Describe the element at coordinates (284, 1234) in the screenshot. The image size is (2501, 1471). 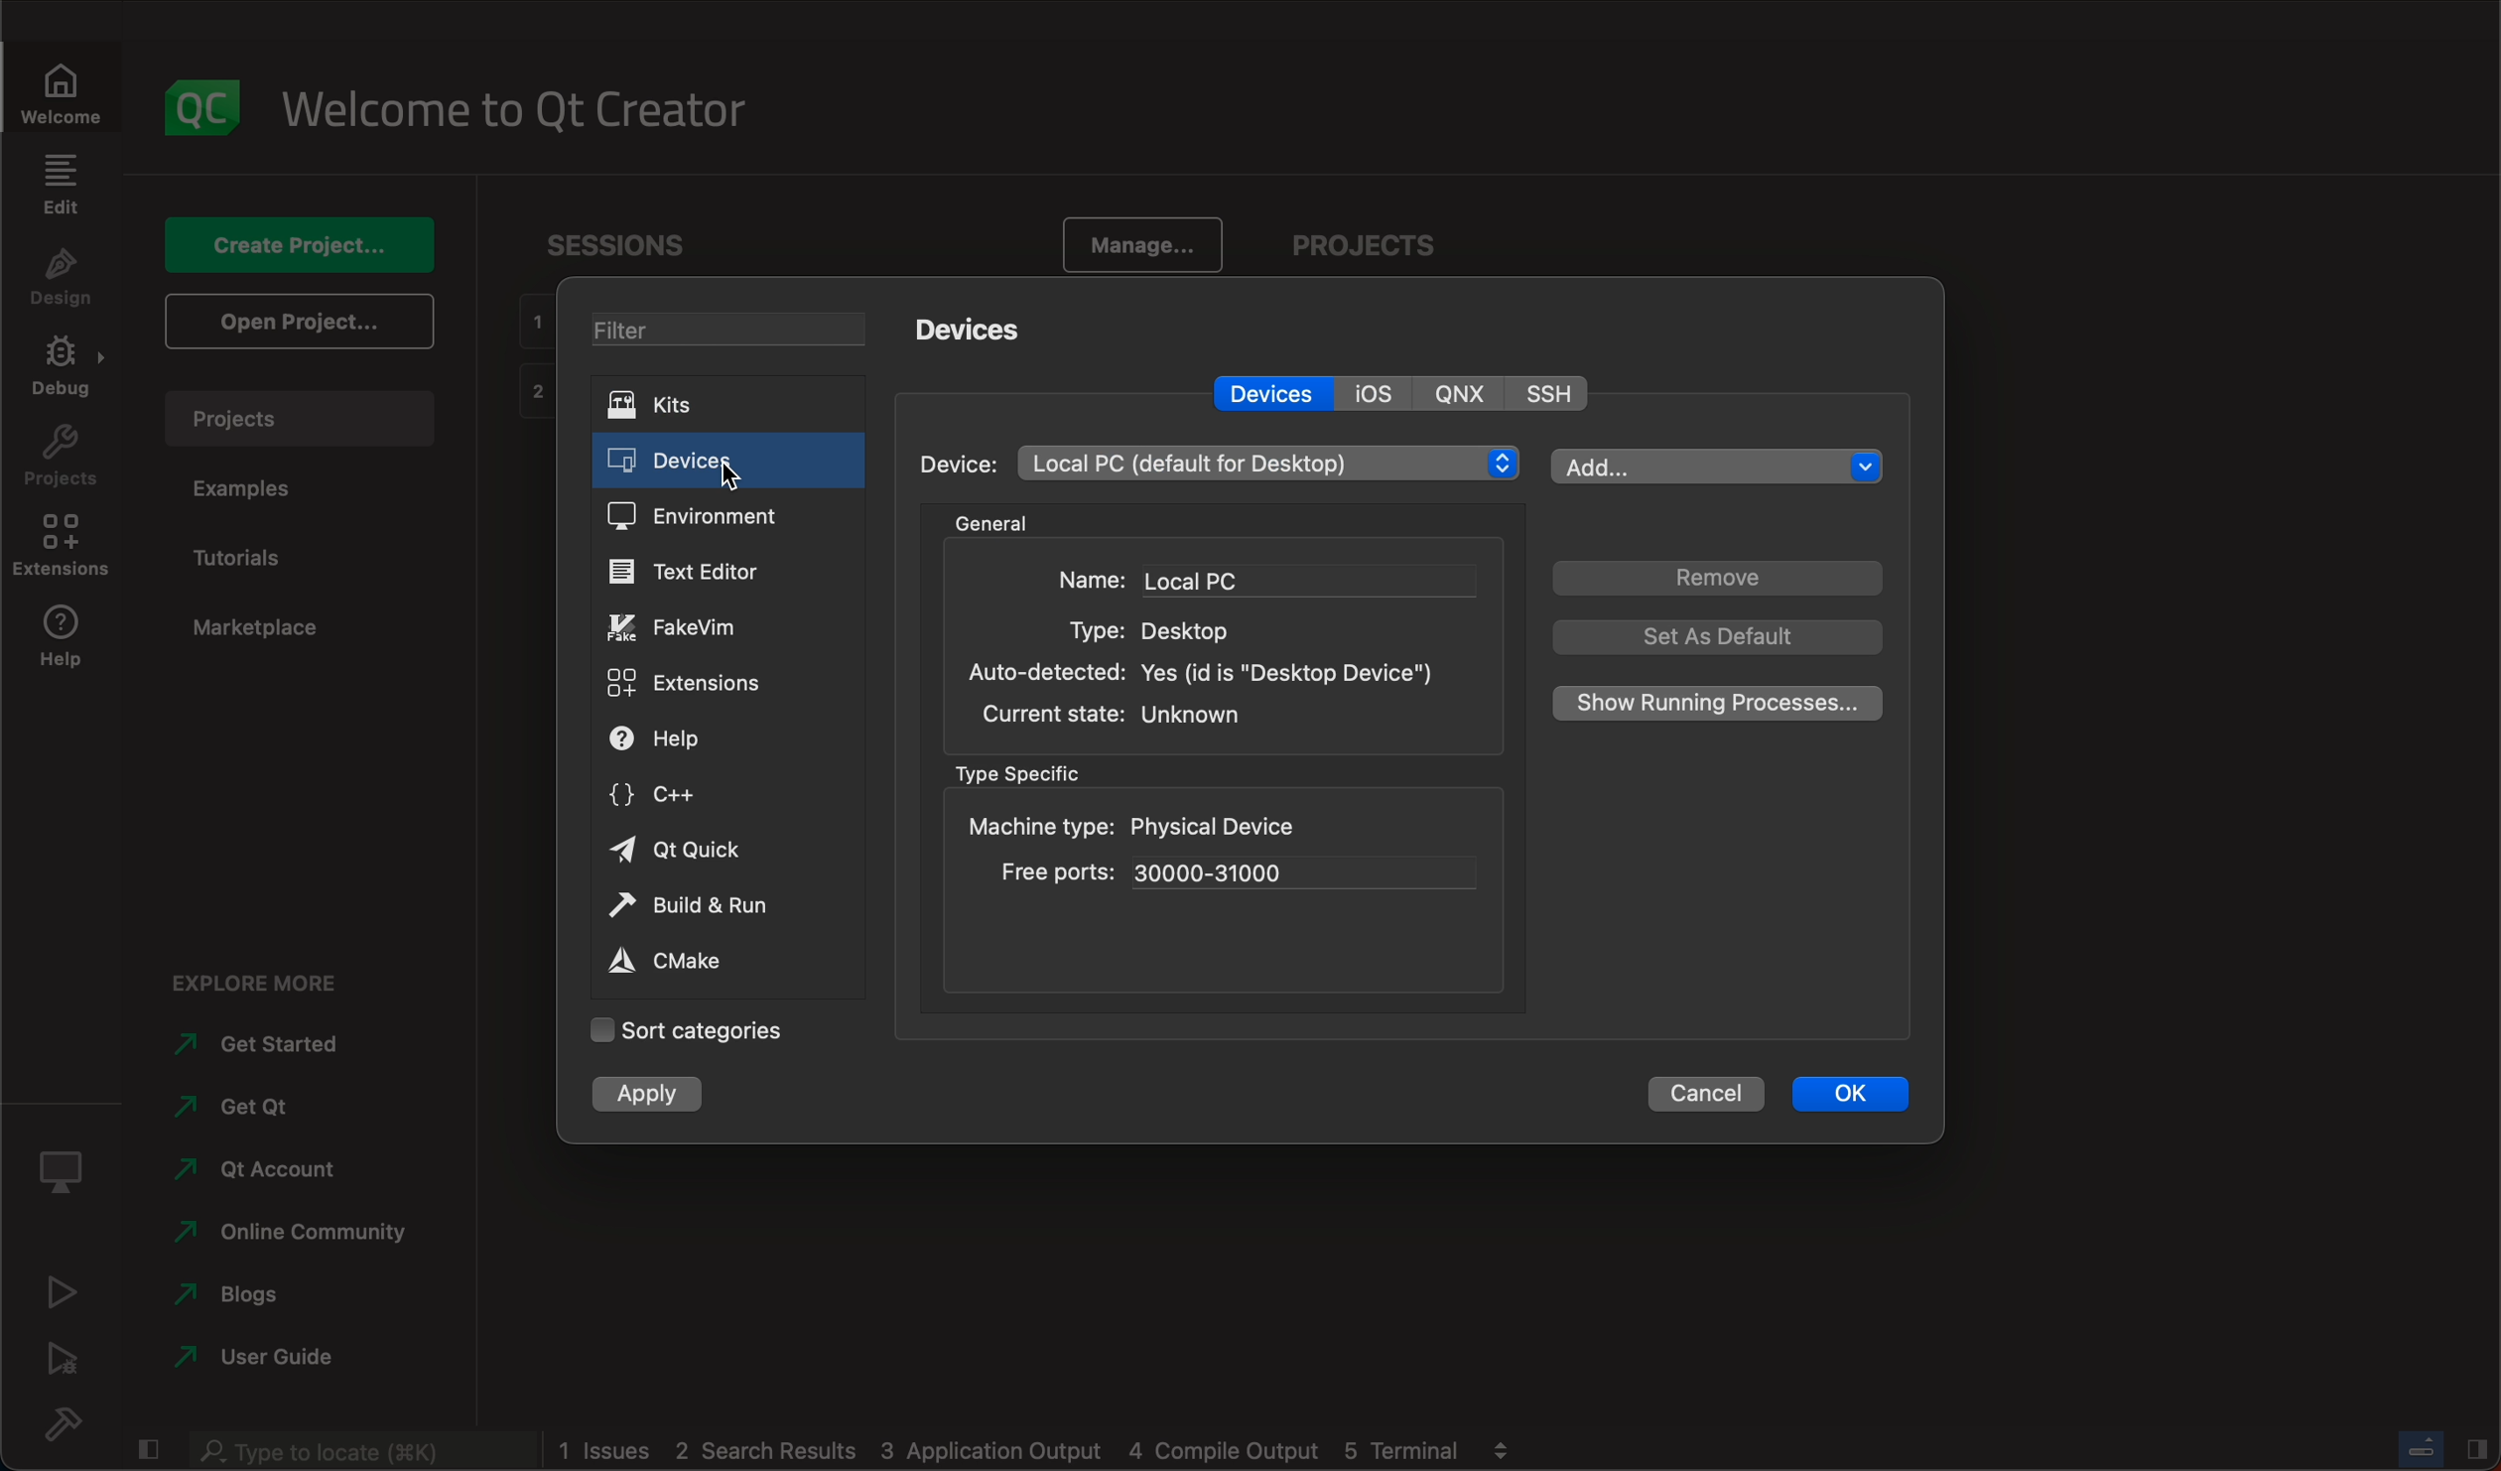
I see `online community` at that location.